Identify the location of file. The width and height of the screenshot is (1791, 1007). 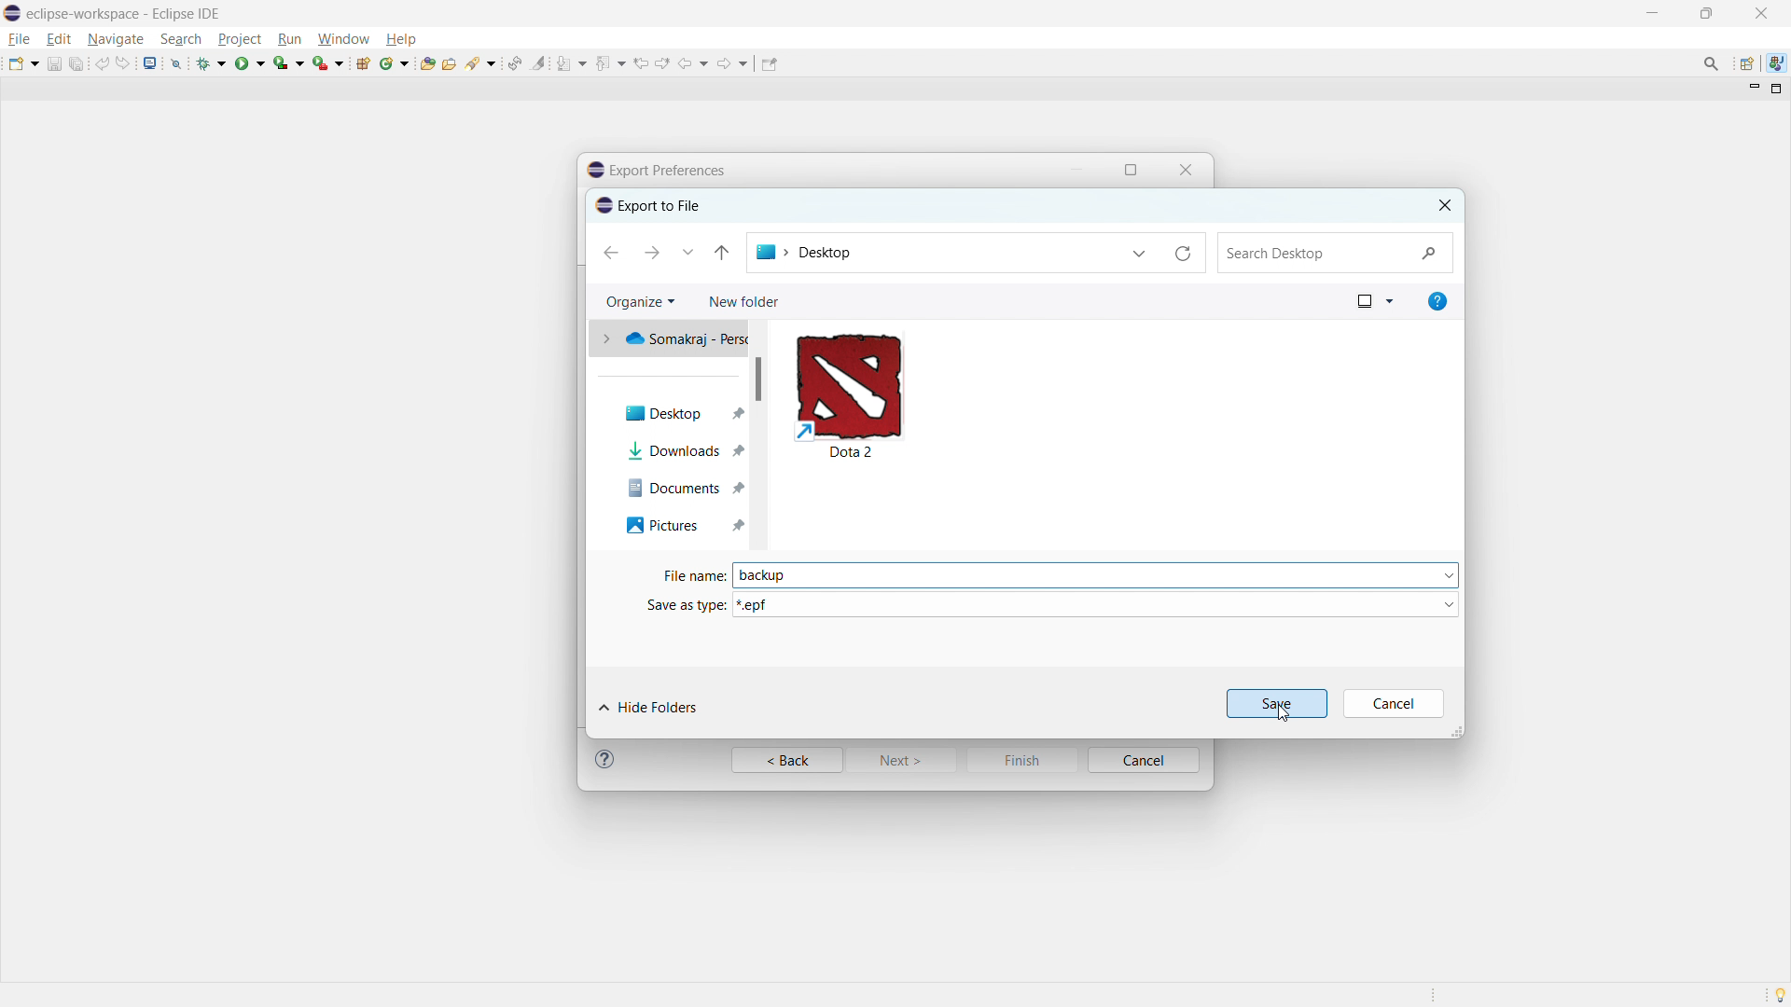
(21, 39).